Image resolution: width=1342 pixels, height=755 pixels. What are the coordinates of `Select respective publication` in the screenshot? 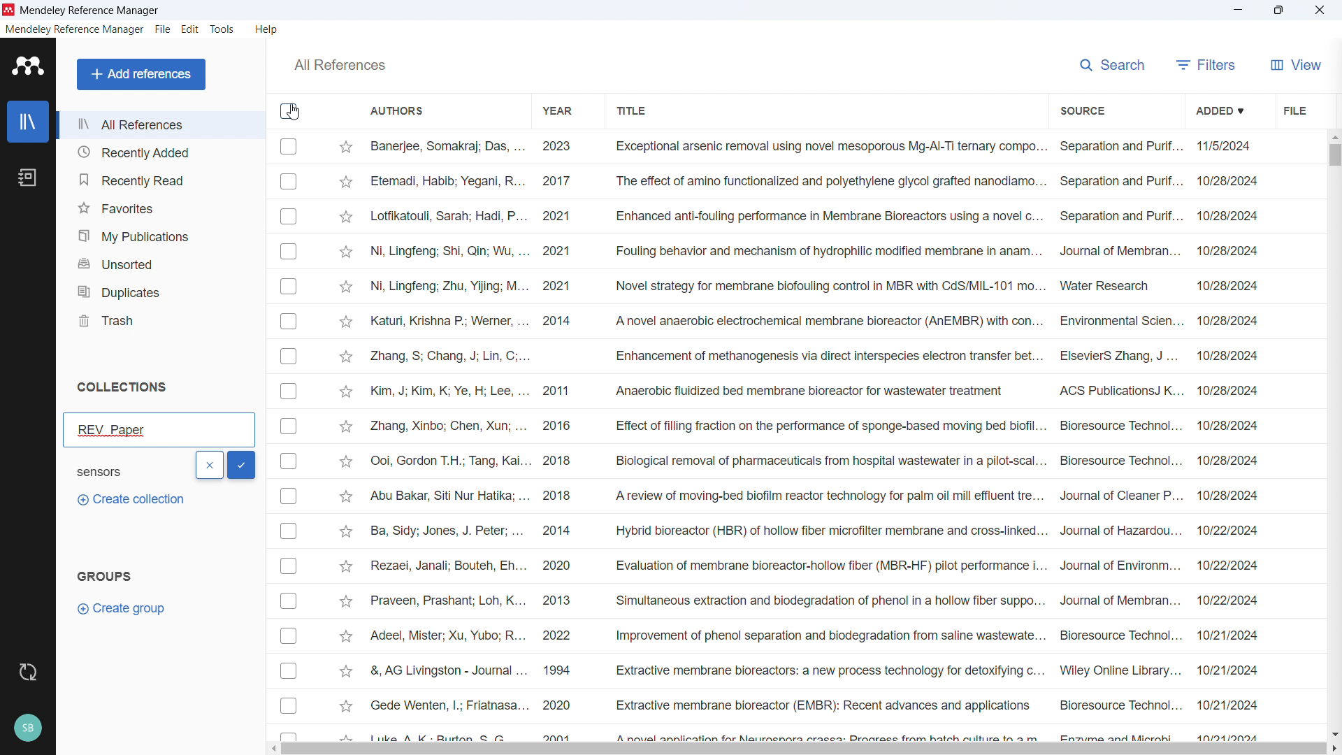 It's located at (289, 636).